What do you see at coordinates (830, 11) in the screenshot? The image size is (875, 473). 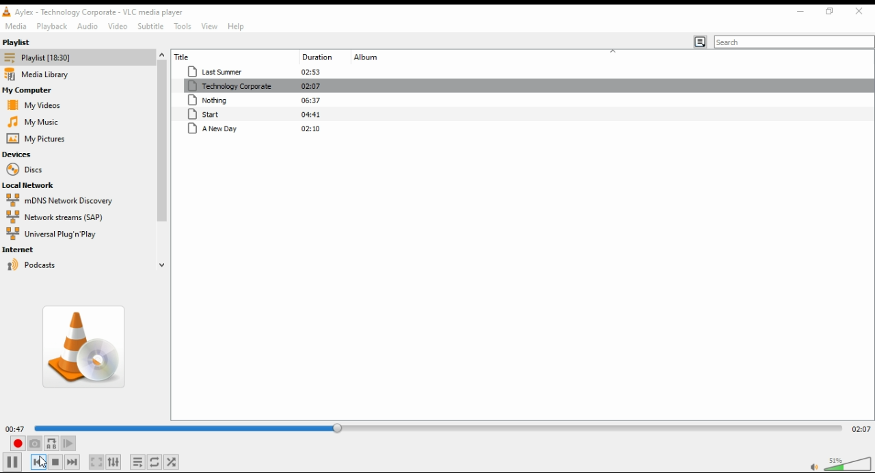 I see `restore` at bounding box center [830, 11].